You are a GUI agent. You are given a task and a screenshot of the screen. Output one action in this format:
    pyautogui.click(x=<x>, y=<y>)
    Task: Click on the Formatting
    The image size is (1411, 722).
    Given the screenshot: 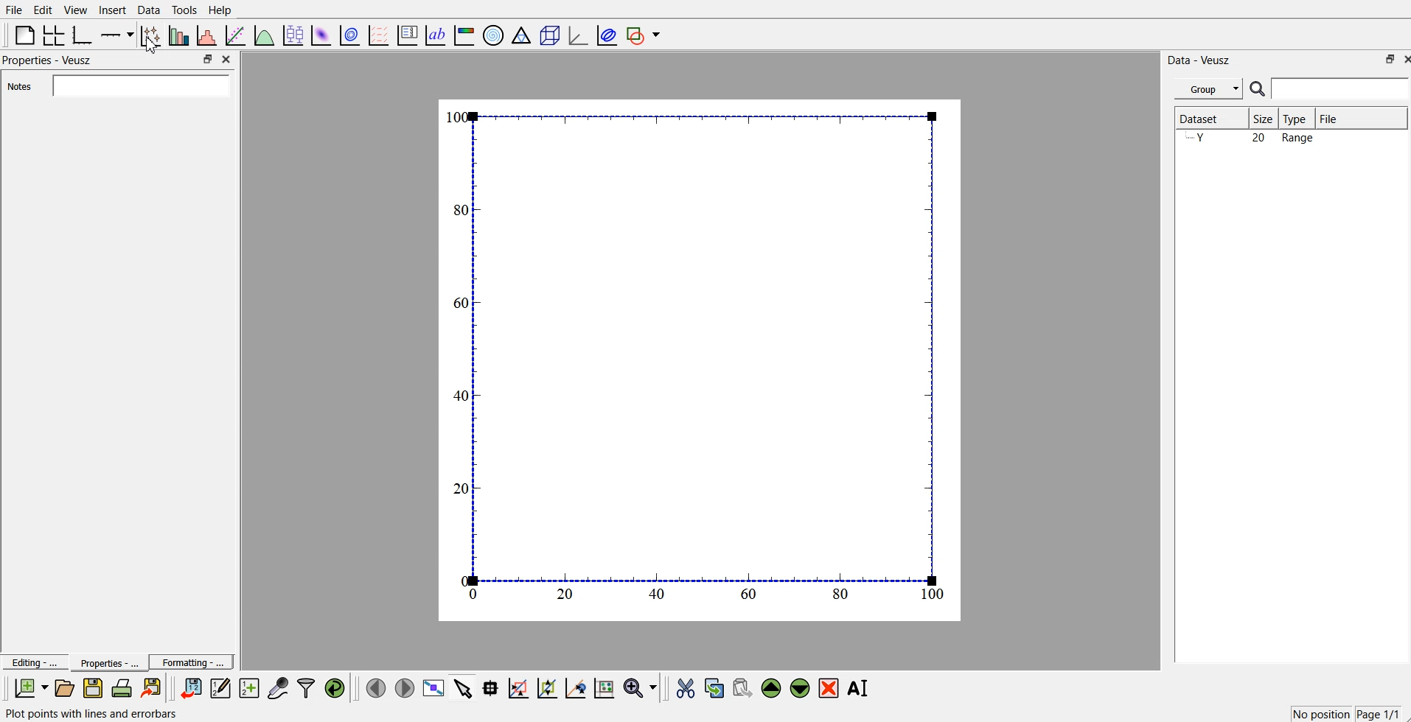 What is the action you would take?
    pyautogui.click(x=192, y=660)
    